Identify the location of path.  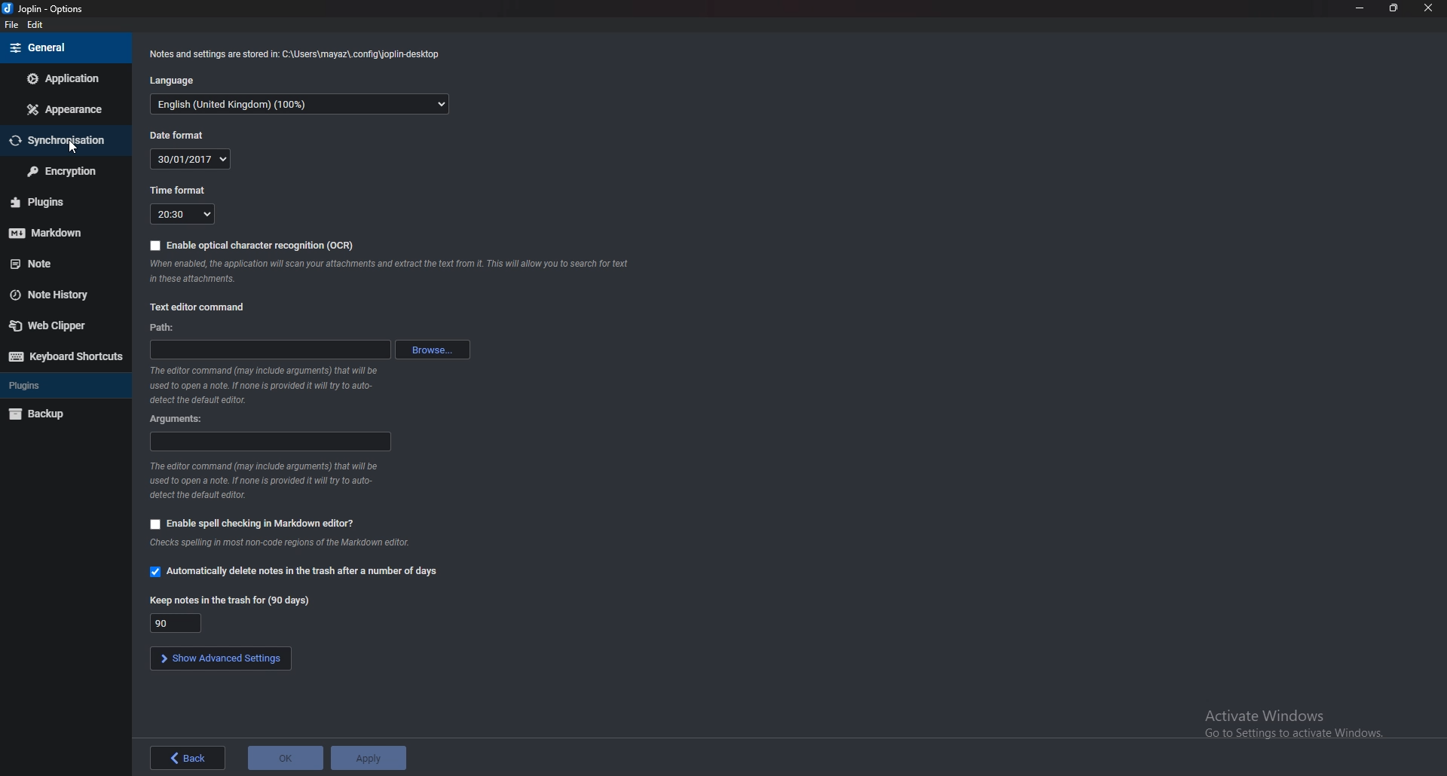
(167, 328).